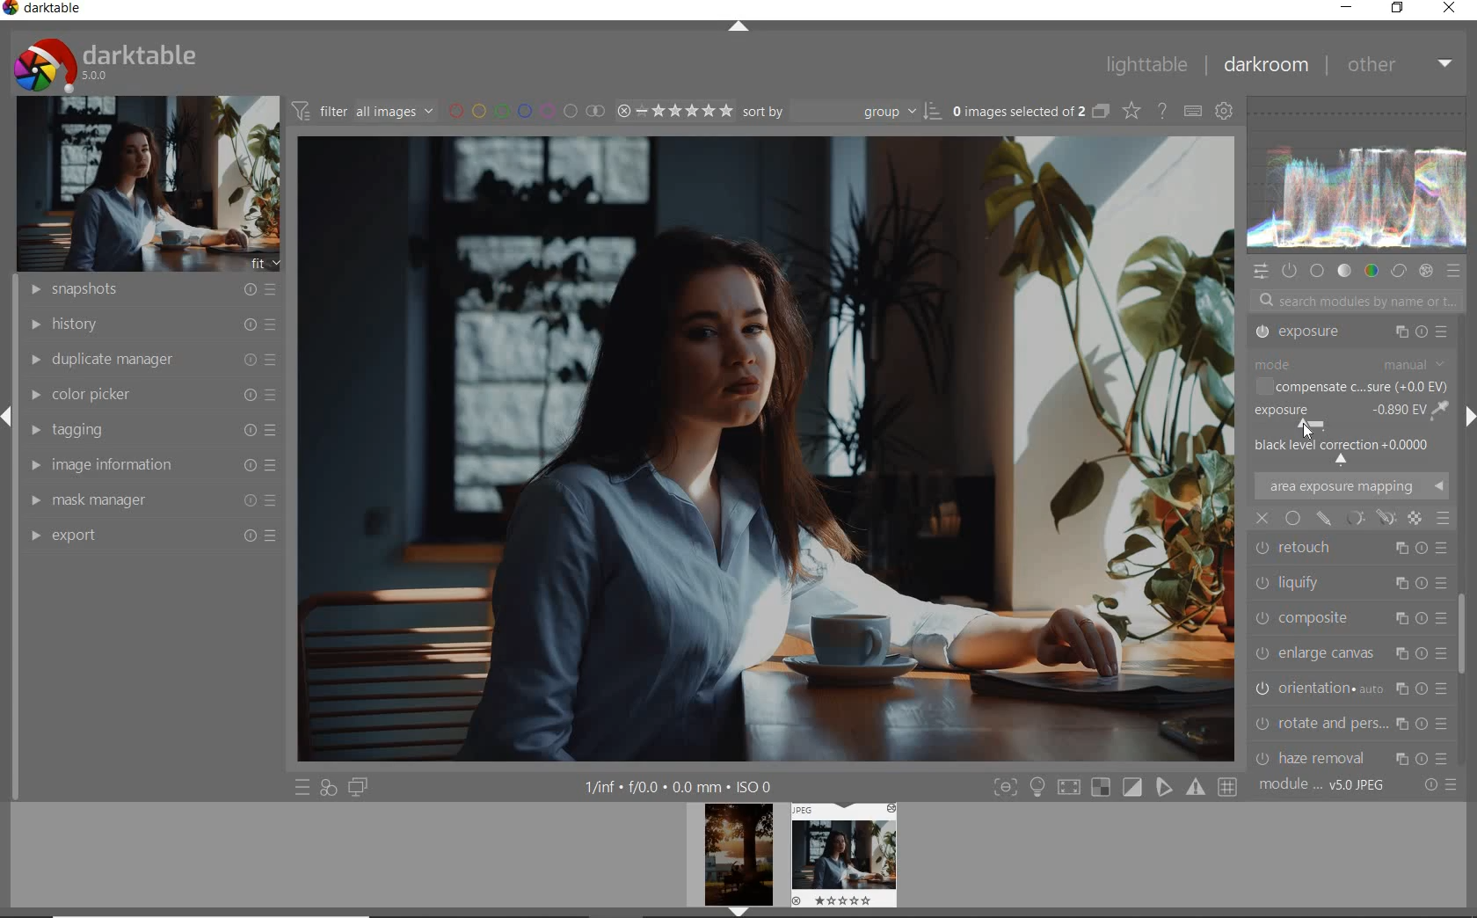 Image resolution: width=1477 pixels, height=918 pixels. I want to click on EFFECT, so click(1425, 271).